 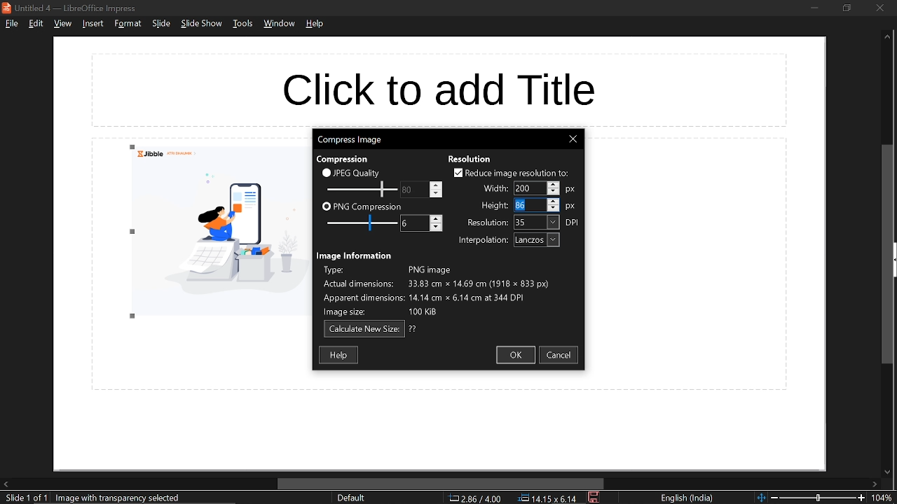 What do you see at coordinates (492, 188) in the screenshot?
I see `width` at bounding box center [492, 188].